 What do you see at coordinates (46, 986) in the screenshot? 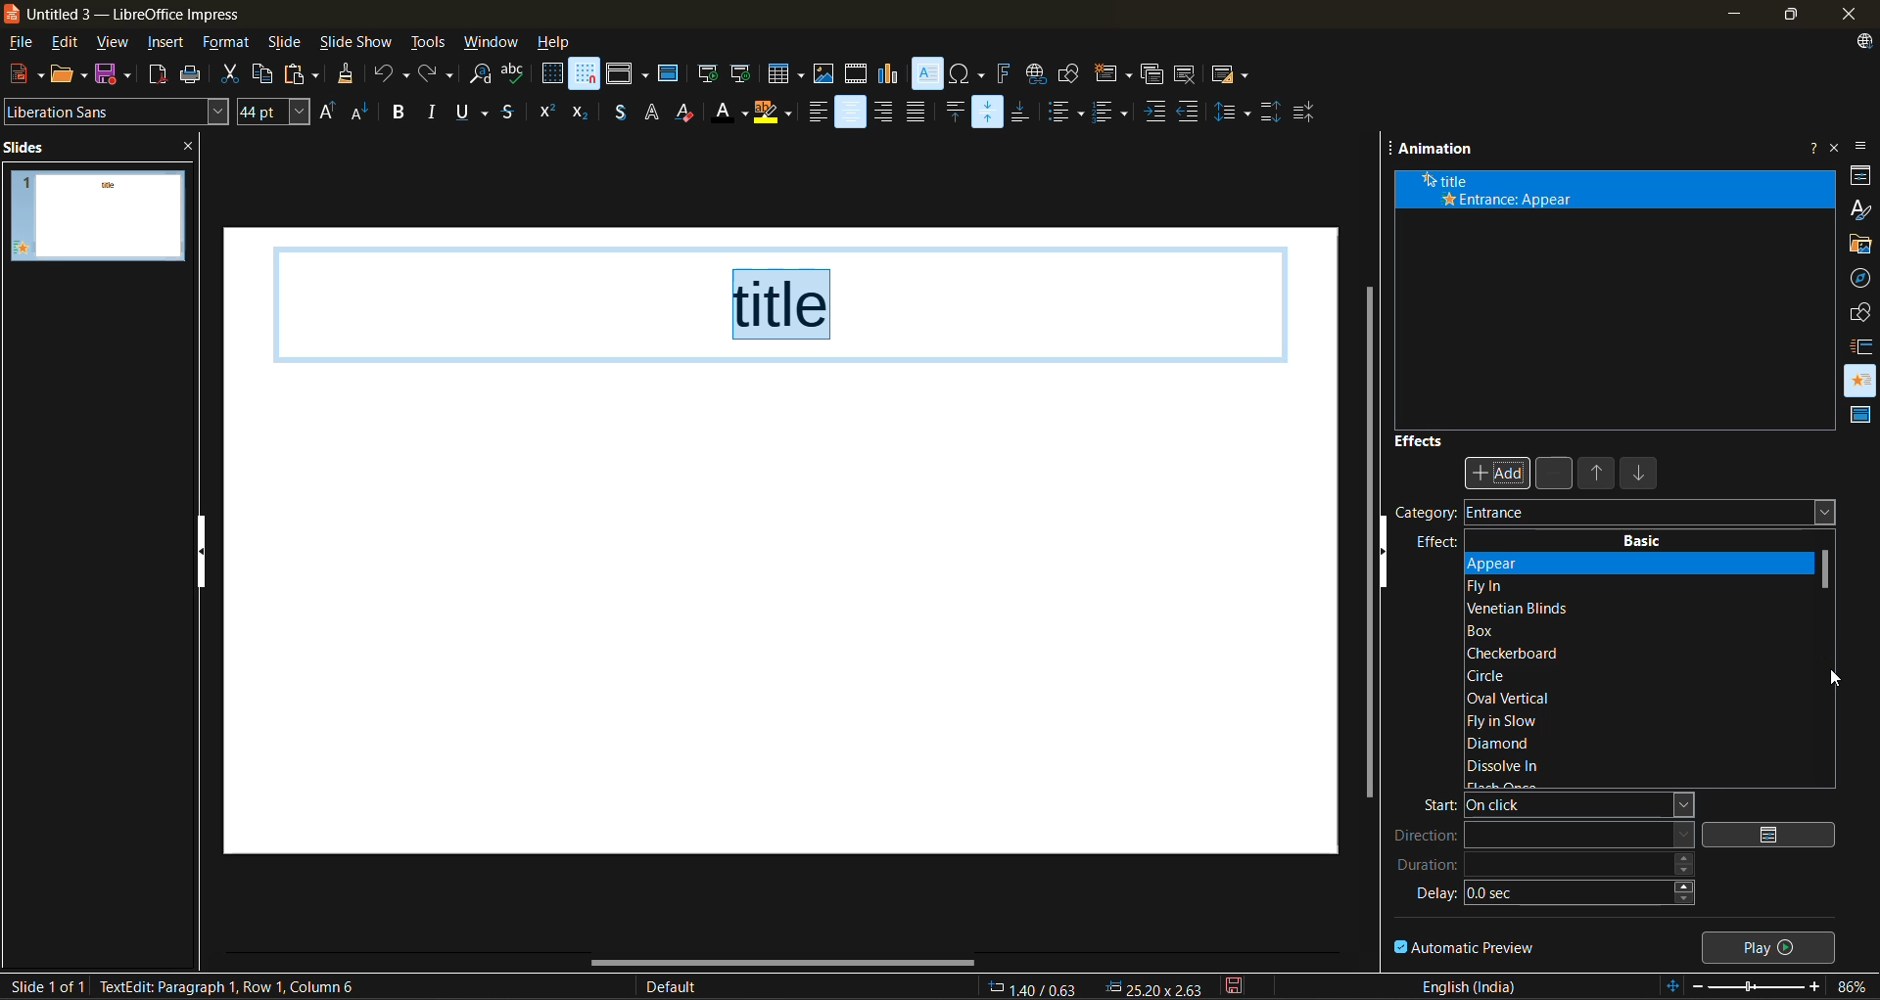
I see `slide details` at bounding box center [46, 986].